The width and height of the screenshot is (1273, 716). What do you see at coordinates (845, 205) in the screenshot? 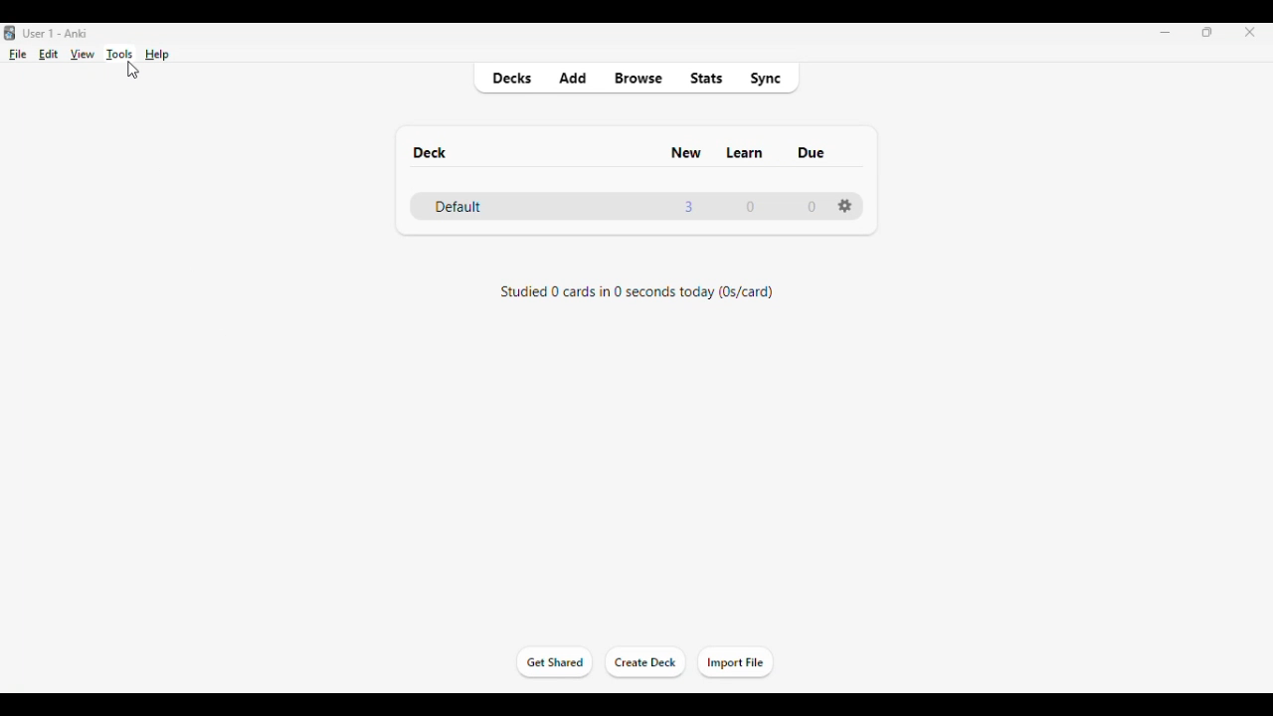
I see `options` at bounding box center [845, 205].